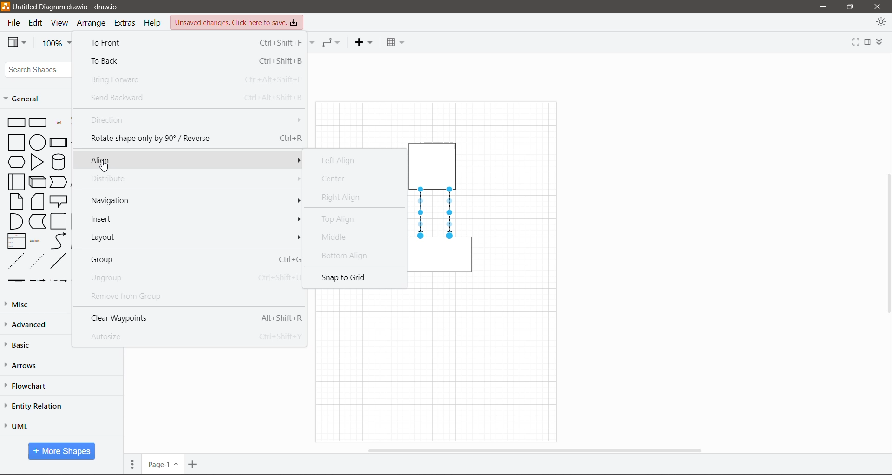 The image size is (892, 475). I want to click on dotted line, so click(37, 261).